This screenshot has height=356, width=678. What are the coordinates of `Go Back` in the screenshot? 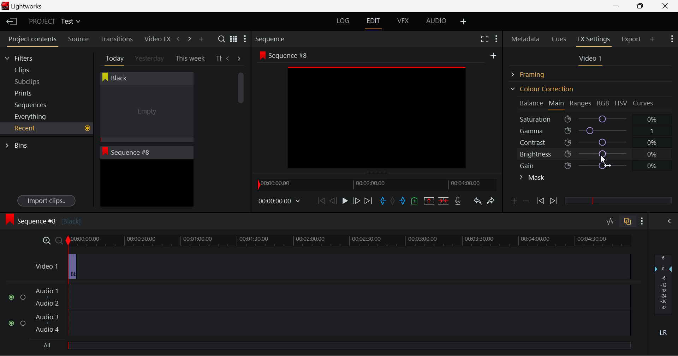 It's located at (334, 200).